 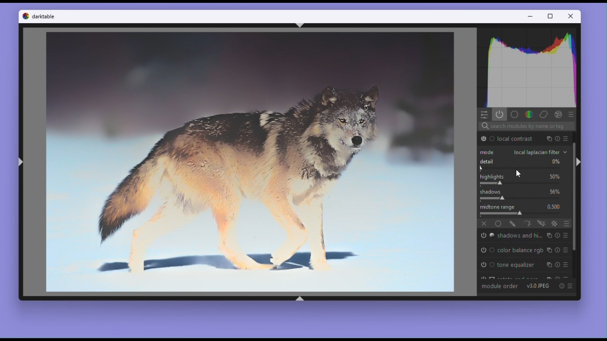 I want to click on 50%, so click(x=554, y=176).